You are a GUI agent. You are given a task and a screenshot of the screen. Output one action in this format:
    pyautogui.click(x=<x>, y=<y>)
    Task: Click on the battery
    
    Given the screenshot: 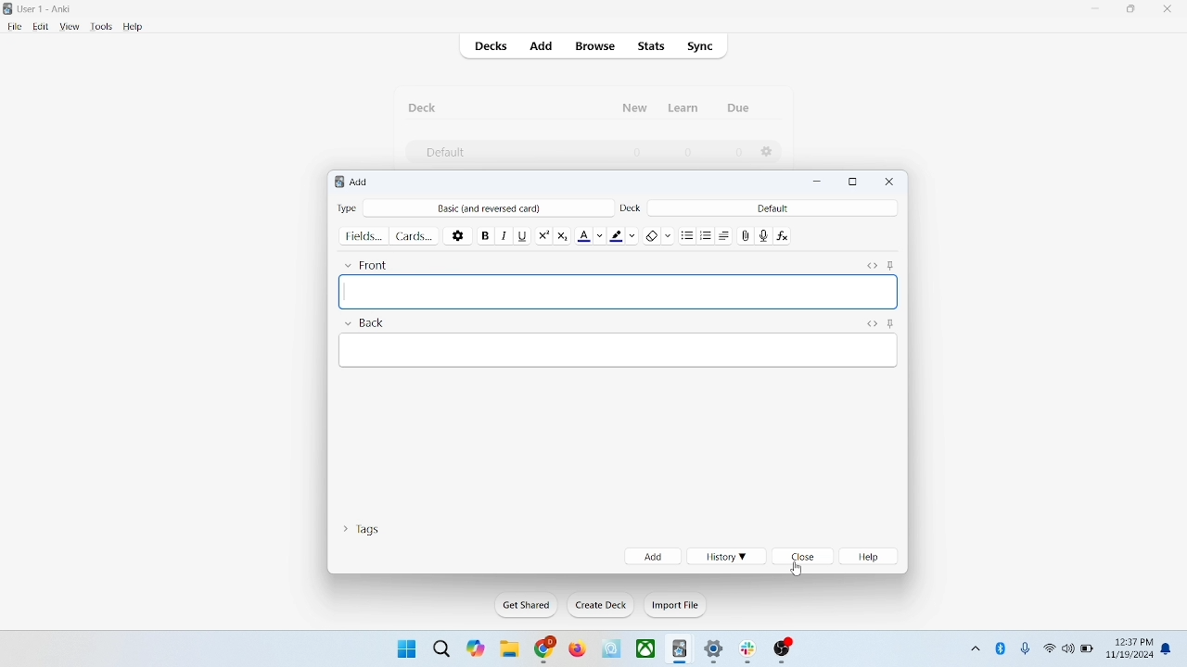 What is the action you would take?
    pyautogui.click(x=1088, y=650)
    